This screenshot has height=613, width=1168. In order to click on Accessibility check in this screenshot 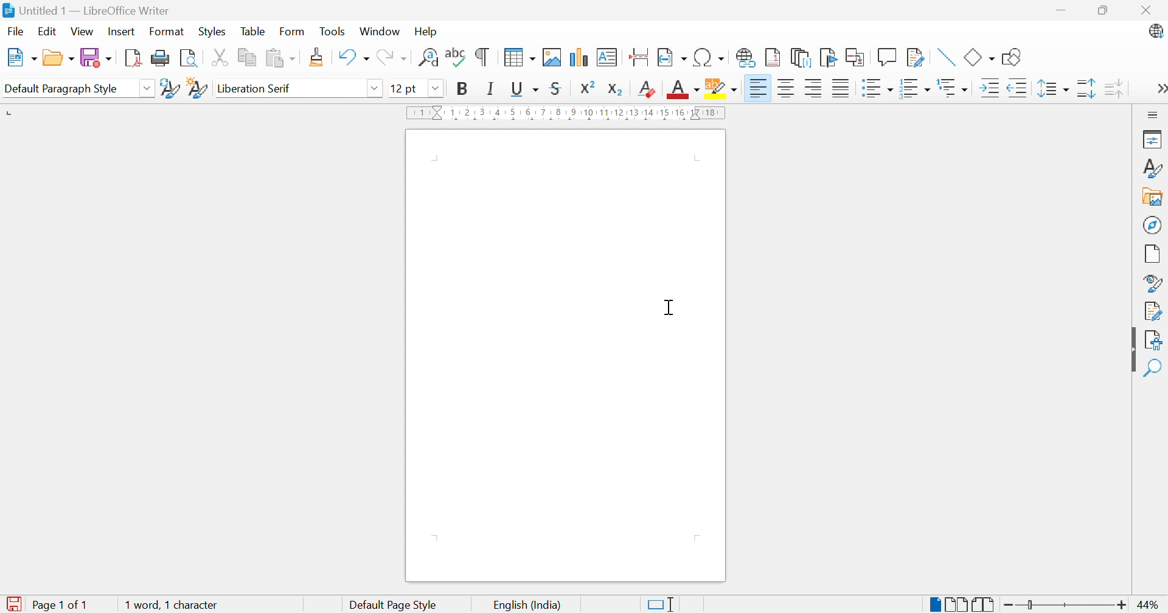, I will do `click(1155, 341)`.